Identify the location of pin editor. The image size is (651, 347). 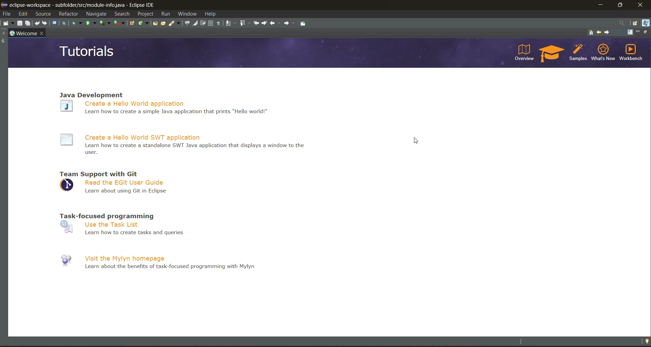
(303, 24).